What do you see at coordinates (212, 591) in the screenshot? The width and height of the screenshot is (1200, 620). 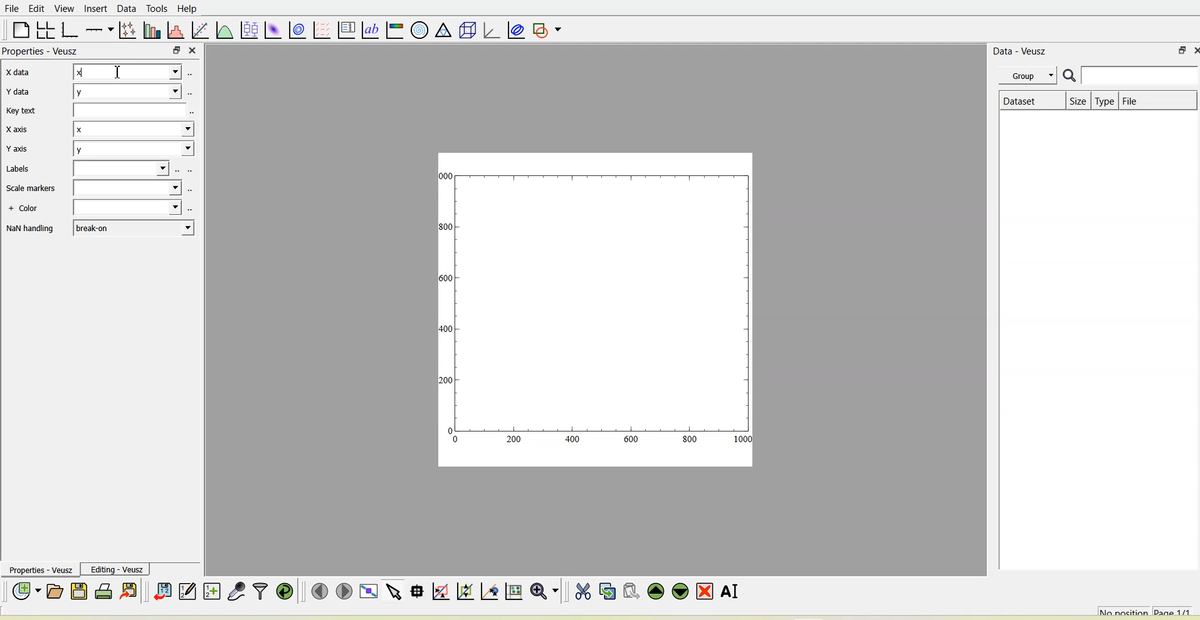 I see `Create new datasets using ranges, parametrically or as functions of existing datasets` at bounding box center [212, 591].